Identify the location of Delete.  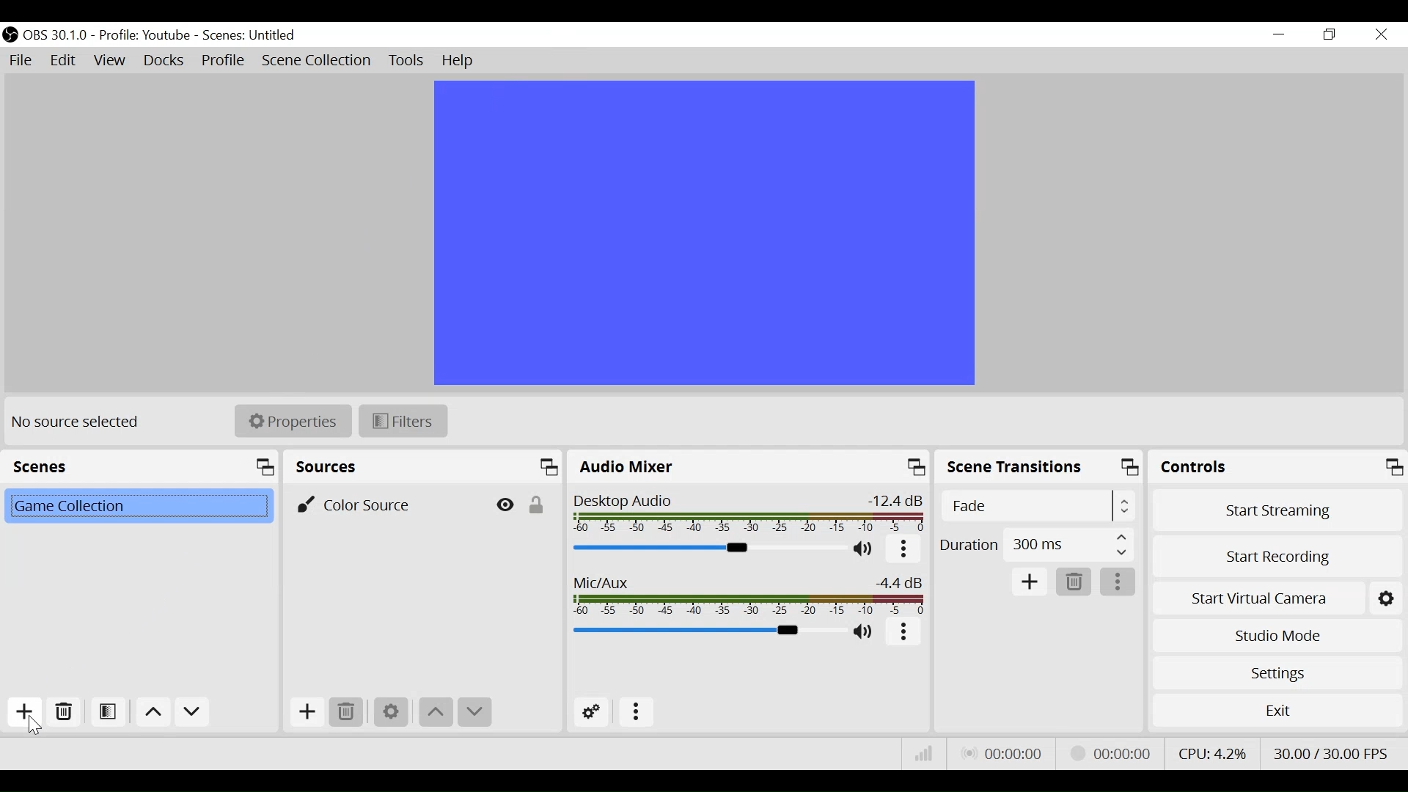
(345, 711).